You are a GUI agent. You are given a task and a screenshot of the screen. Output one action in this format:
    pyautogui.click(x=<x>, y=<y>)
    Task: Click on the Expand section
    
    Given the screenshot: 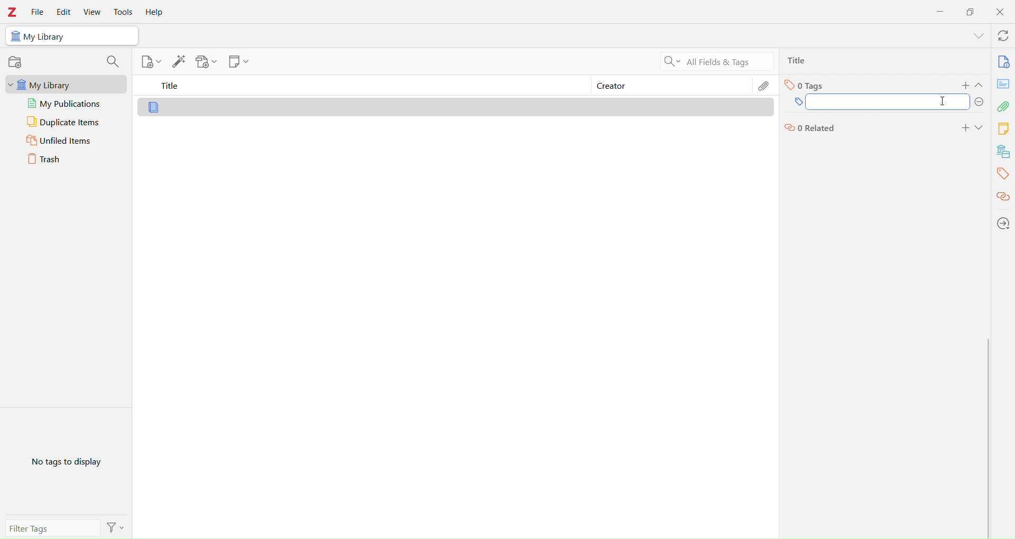 What is the action you would take?
    pyautogui.click(x=983, y=128)
    